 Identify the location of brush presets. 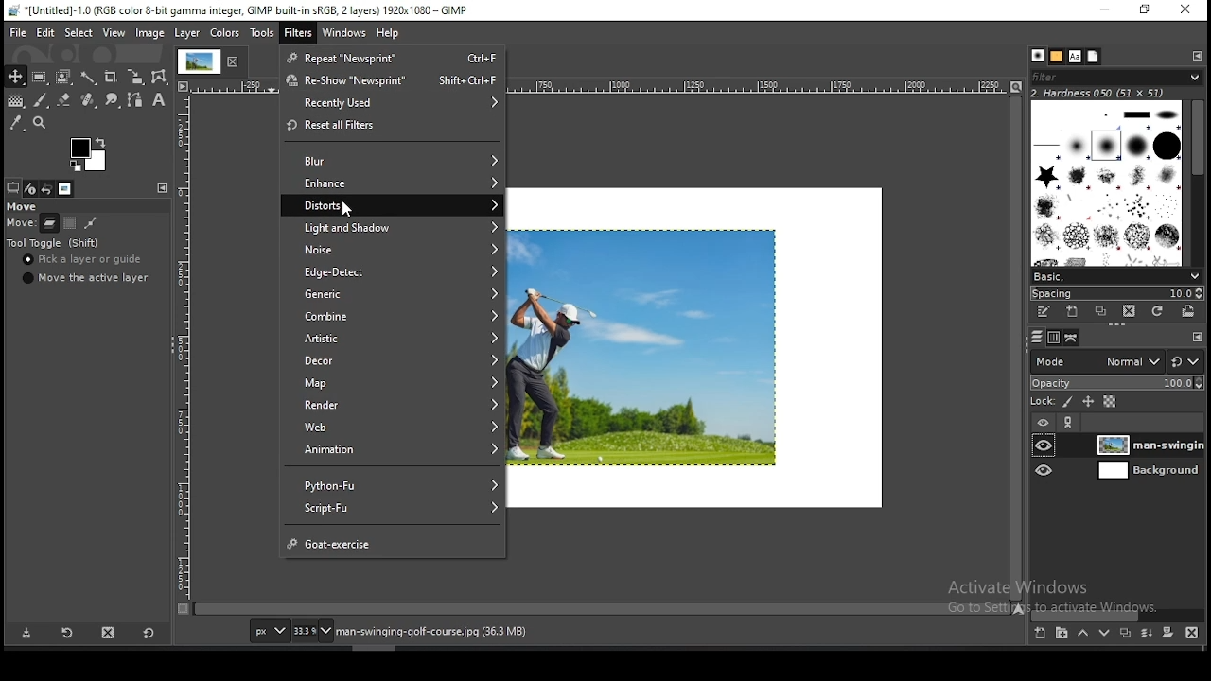
(1114, 275).